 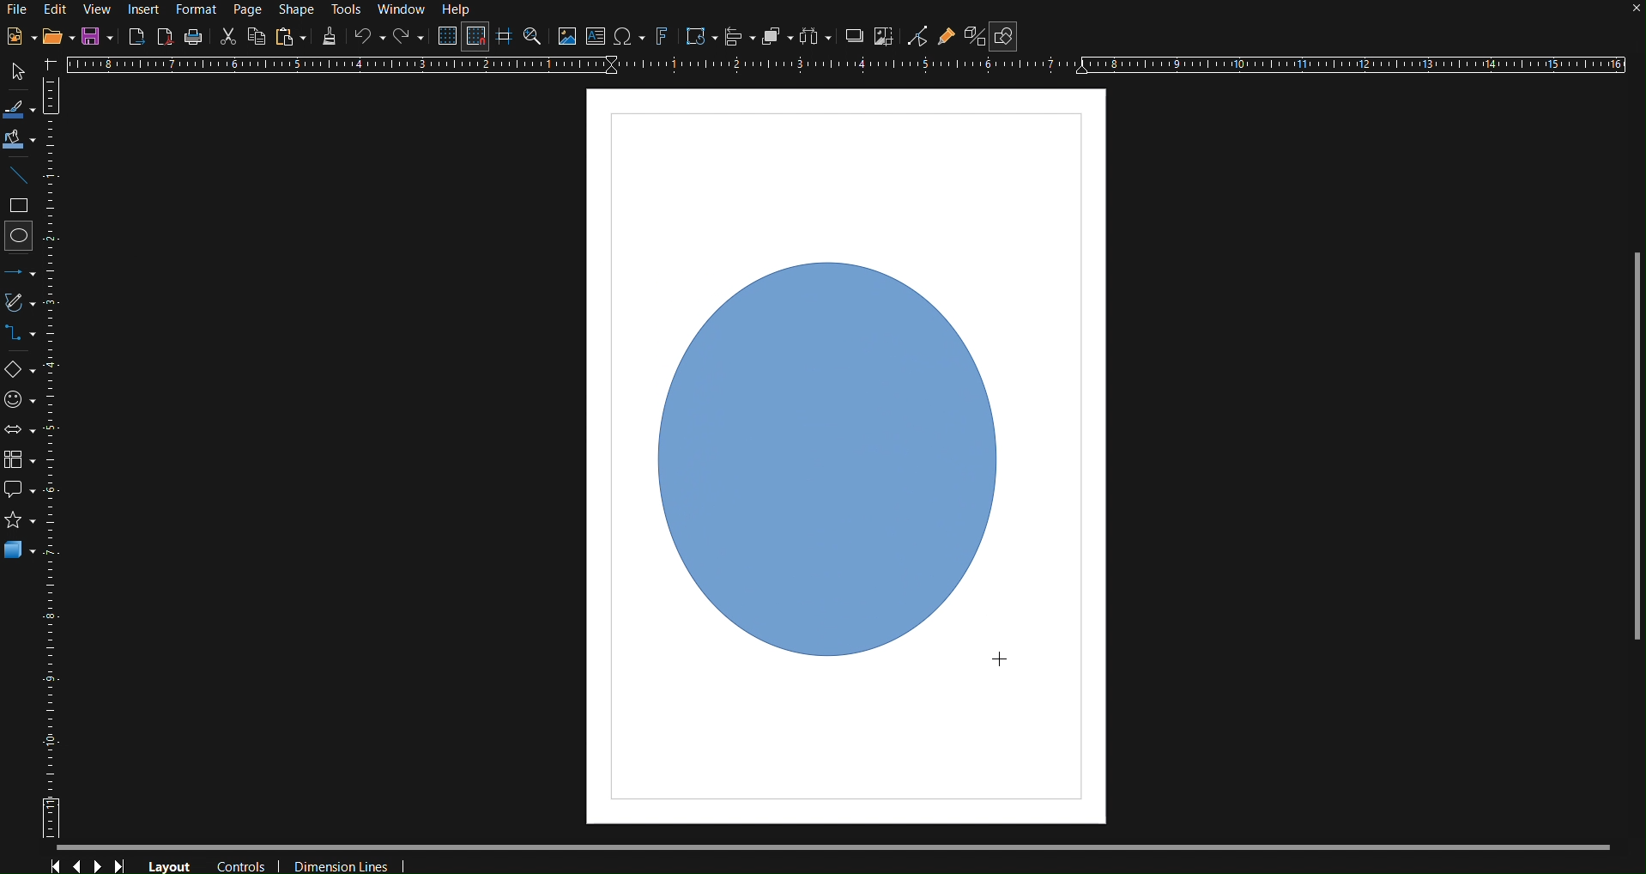 What do you see at coordinates (776, 38) in the screenshot?
I see `Arrange` at bounding box center [776, 38].